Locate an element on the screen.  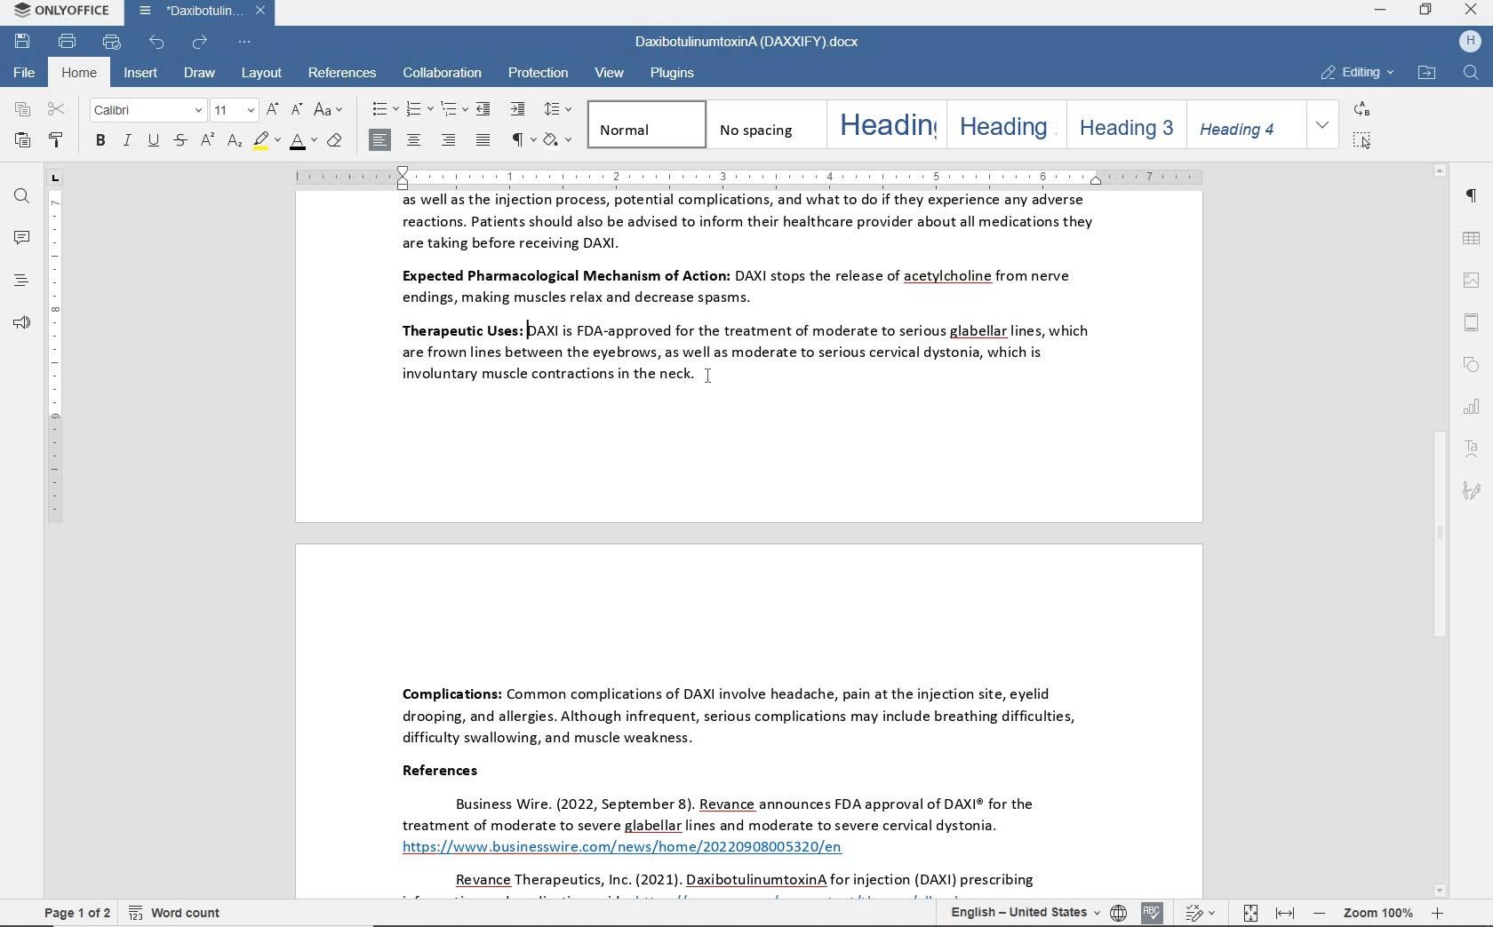
font color is located at coordinates (302, 144).